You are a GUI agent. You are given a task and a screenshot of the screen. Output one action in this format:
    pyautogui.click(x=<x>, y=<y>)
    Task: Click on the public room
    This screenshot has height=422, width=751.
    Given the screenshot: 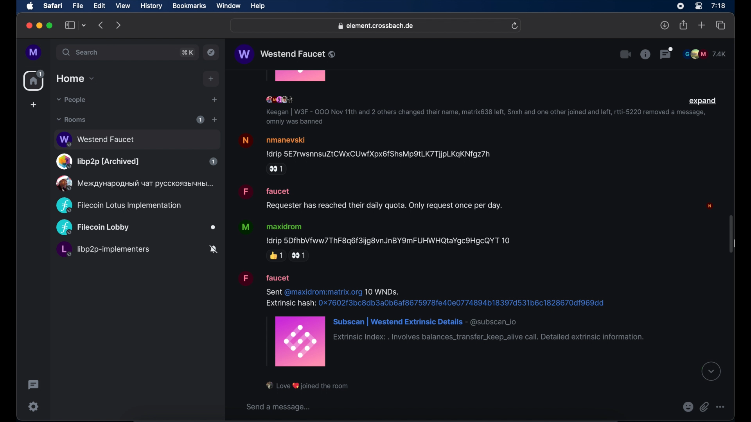 What is the action you would take?
    pyautogui.click(x=133, y=183)
    